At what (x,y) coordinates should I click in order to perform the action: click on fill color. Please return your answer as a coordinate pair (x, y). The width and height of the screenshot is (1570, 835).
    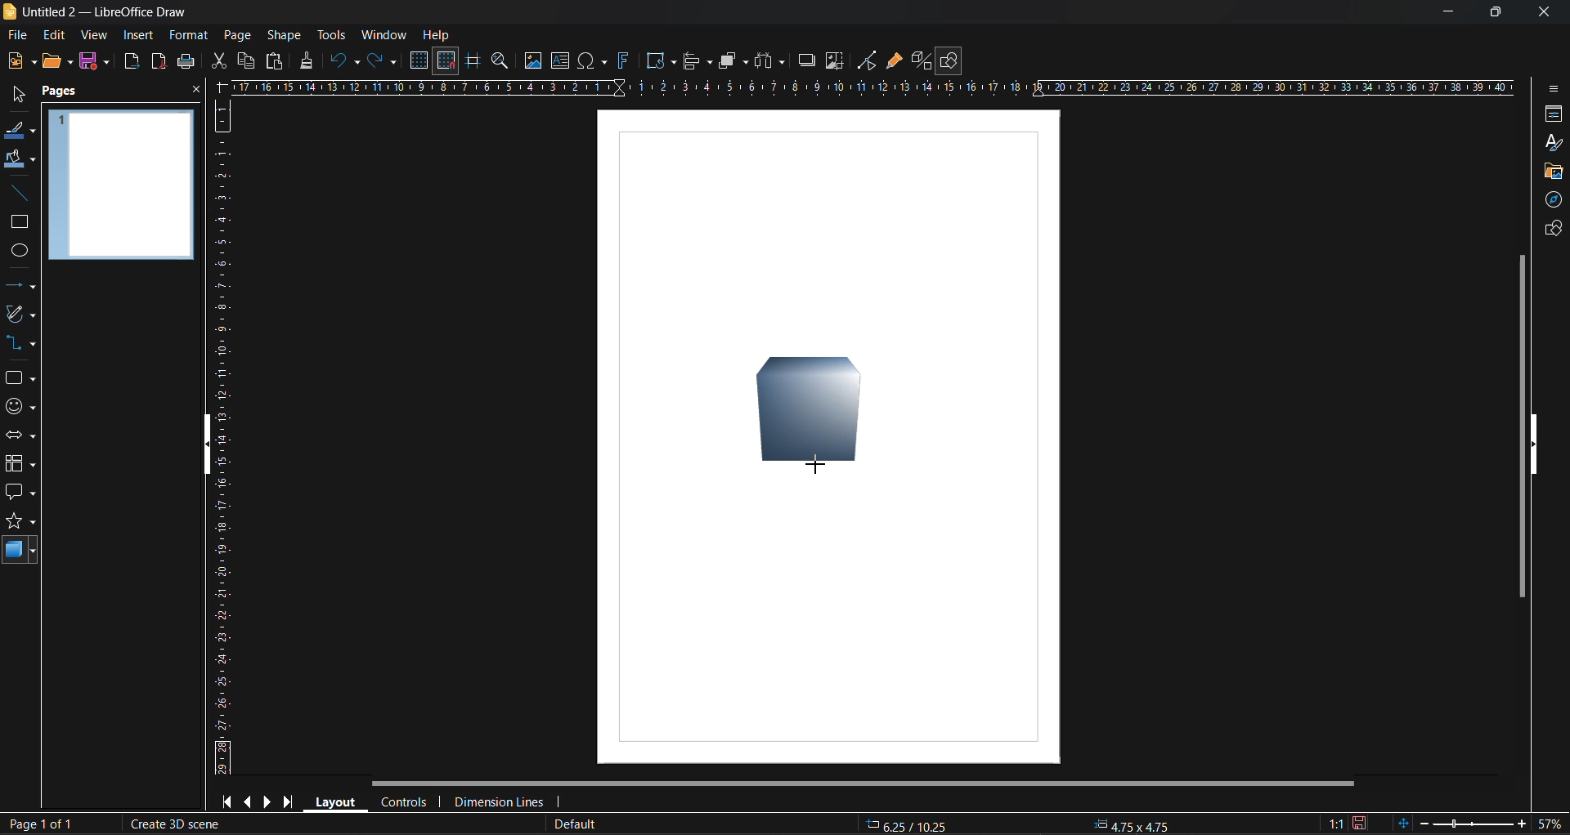
    Looking at the image, I should click on (20, 159).